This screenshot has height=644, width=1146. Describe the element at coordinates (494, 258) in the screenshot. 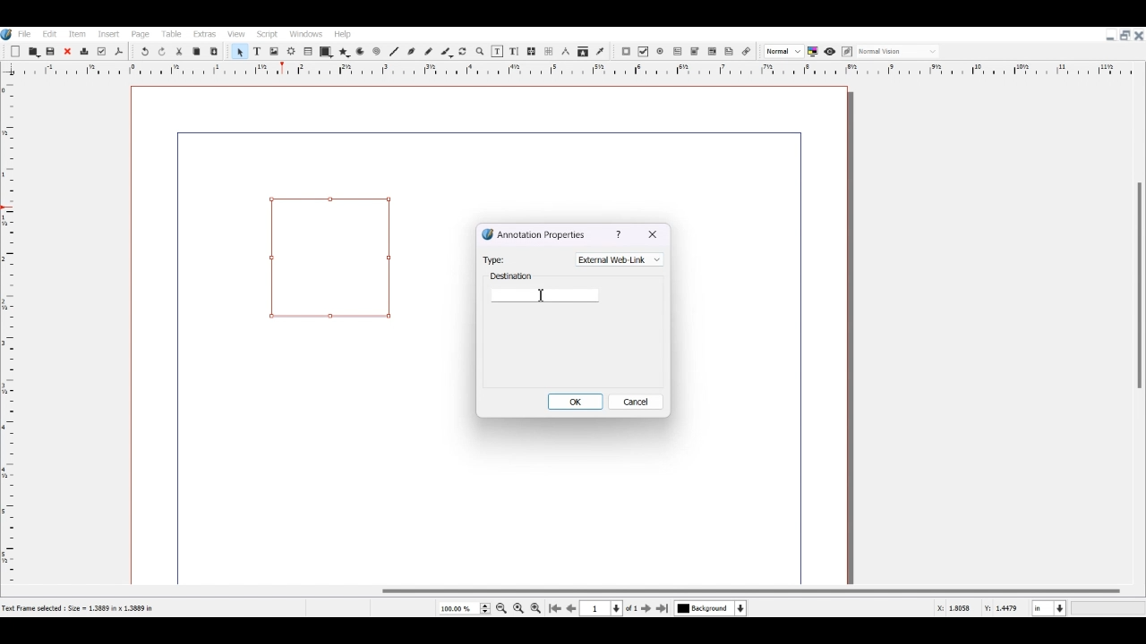

I see `Type` at that location.